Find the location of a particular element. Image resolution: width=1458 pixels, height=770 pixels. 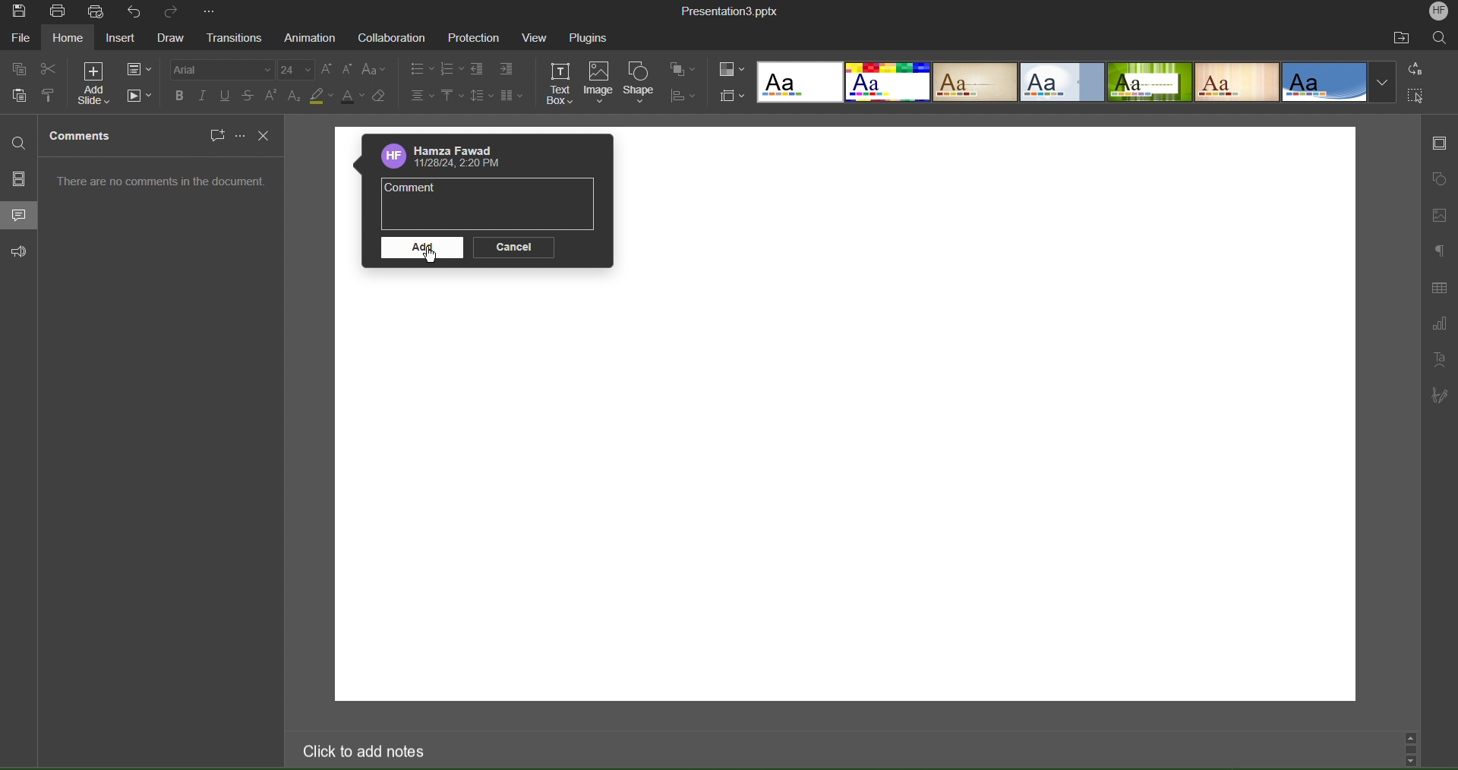

Highlight is located at coordinates (319, 97).